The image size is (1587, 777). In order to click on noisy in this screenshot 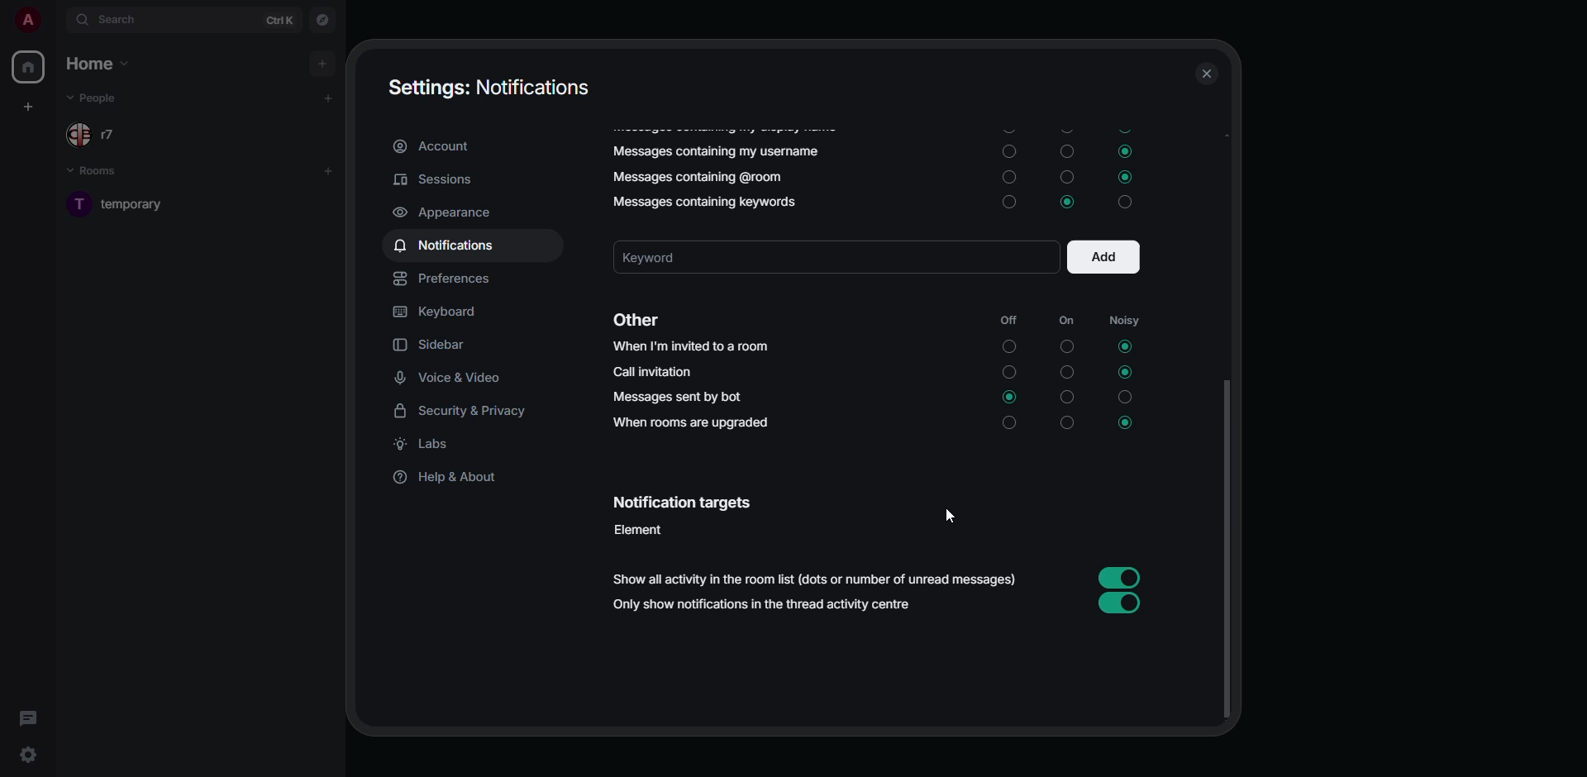, I will do `click(1123, 320)`.